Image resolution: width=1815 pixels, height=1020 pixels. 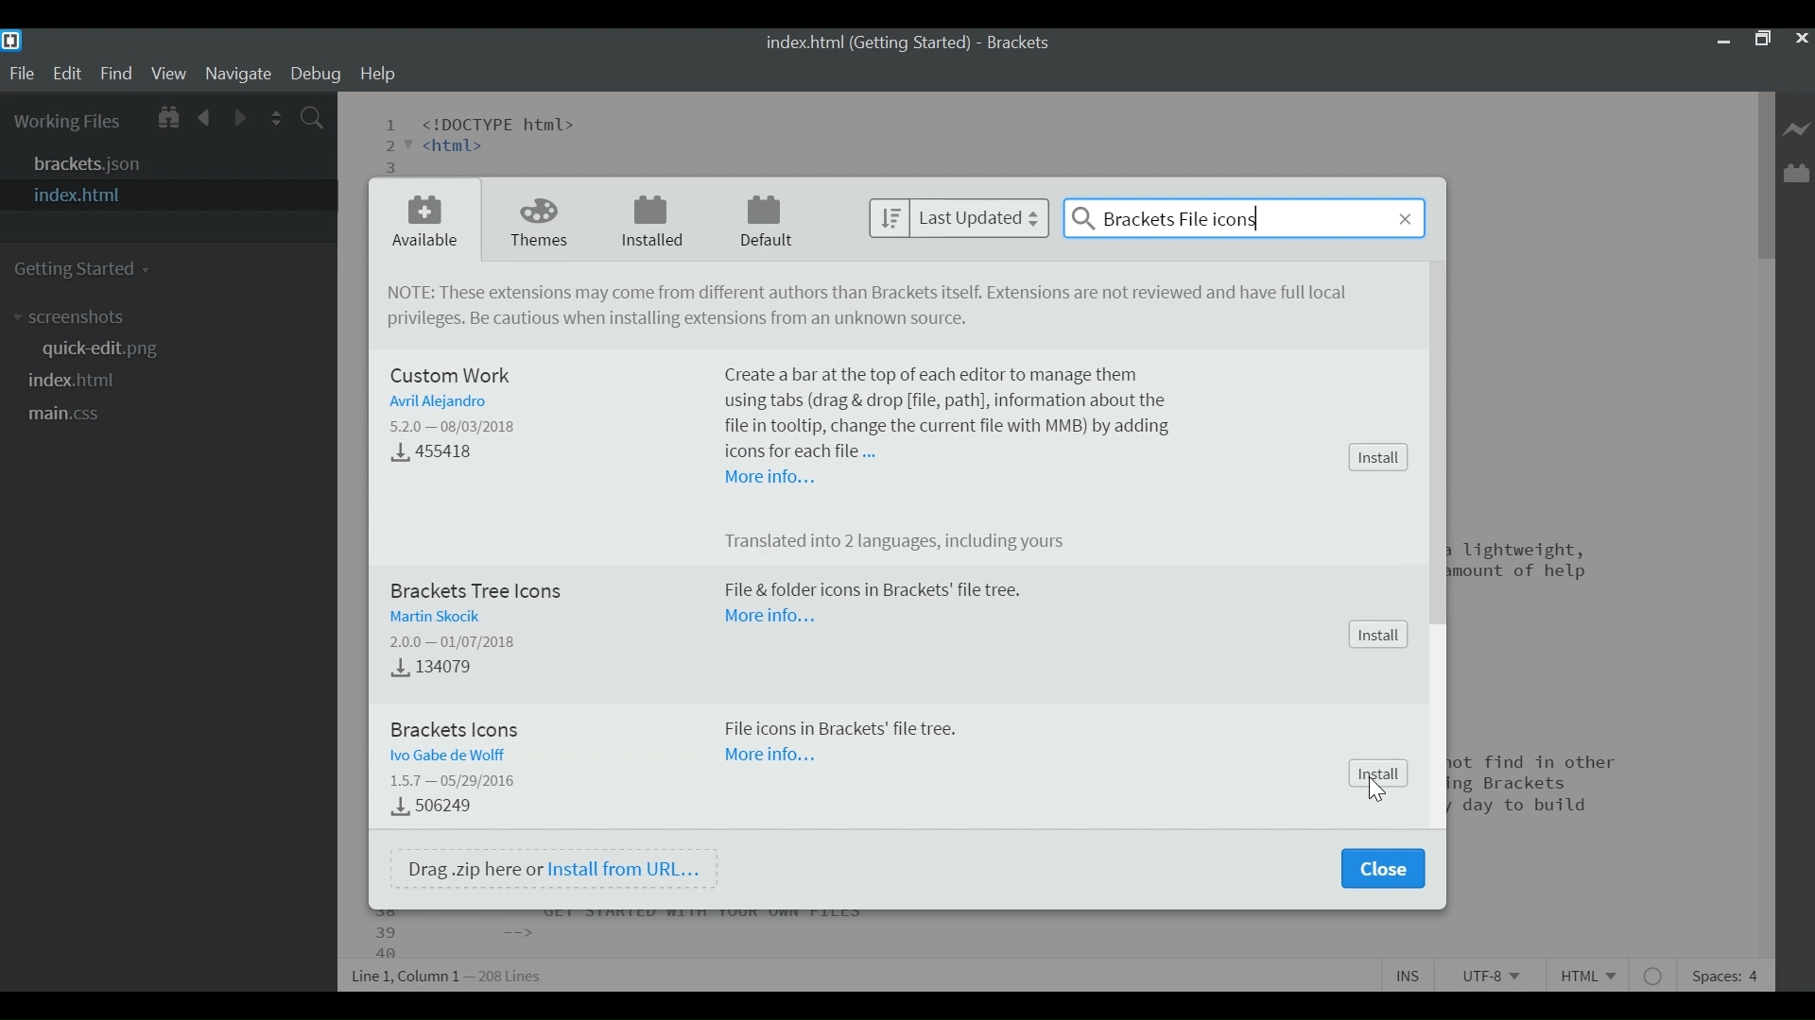 I want to click on More Information, so click(x=769, y=480).